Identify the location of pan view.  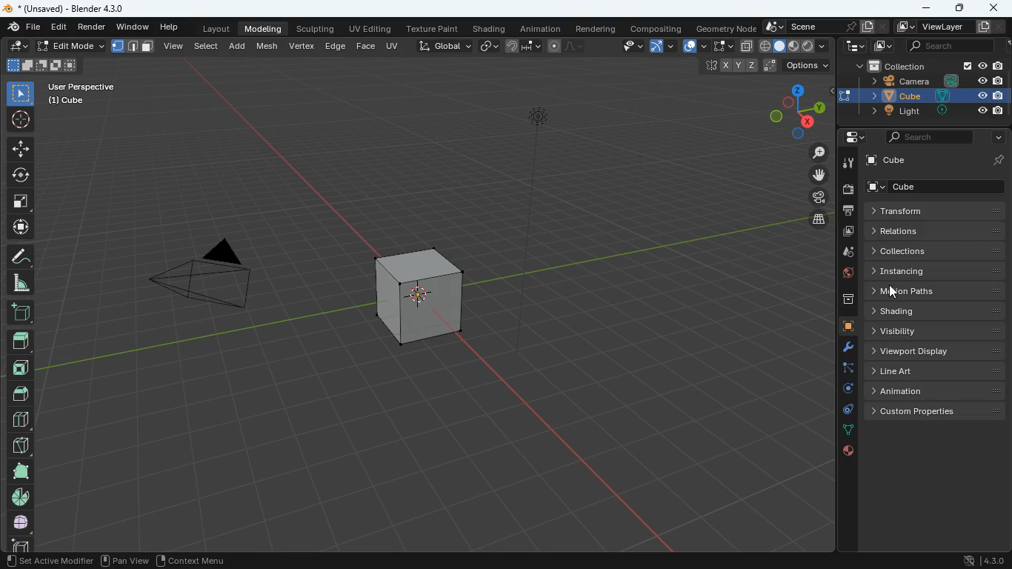
(123, 562).